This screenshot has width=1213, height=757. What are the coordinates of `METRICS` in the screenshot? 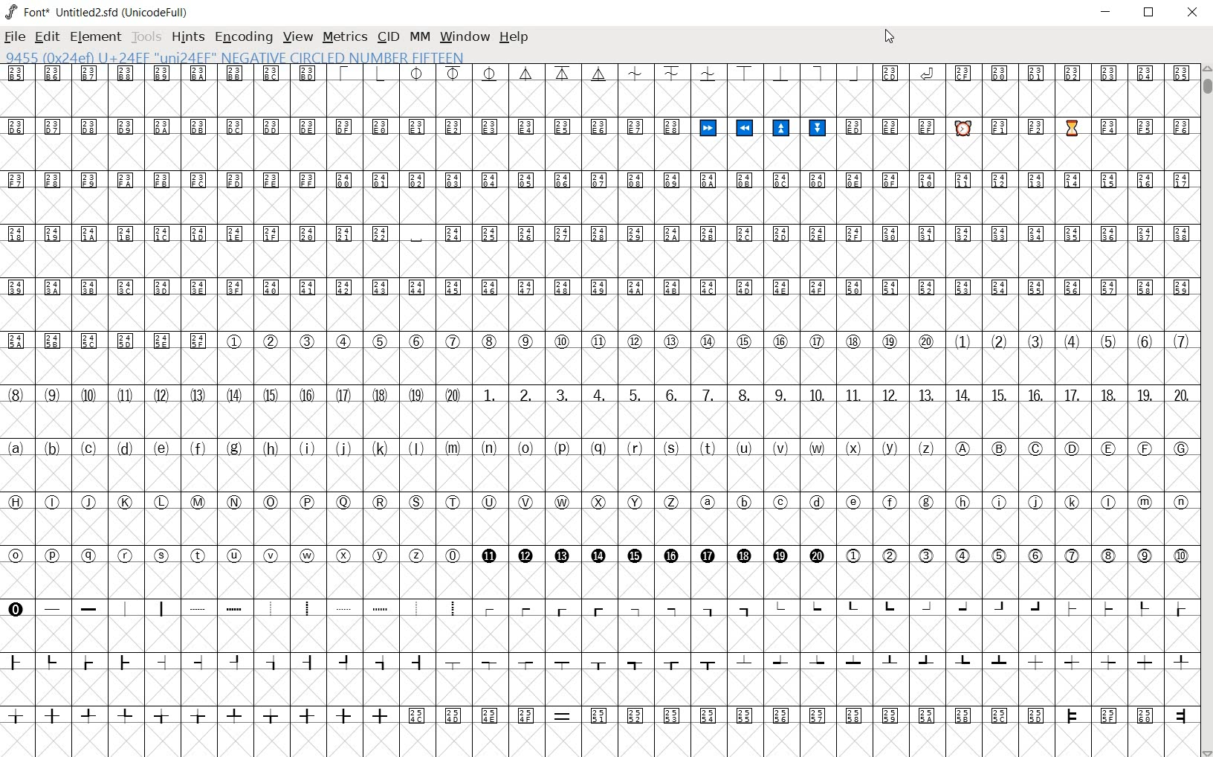 It's located at (345, 36).